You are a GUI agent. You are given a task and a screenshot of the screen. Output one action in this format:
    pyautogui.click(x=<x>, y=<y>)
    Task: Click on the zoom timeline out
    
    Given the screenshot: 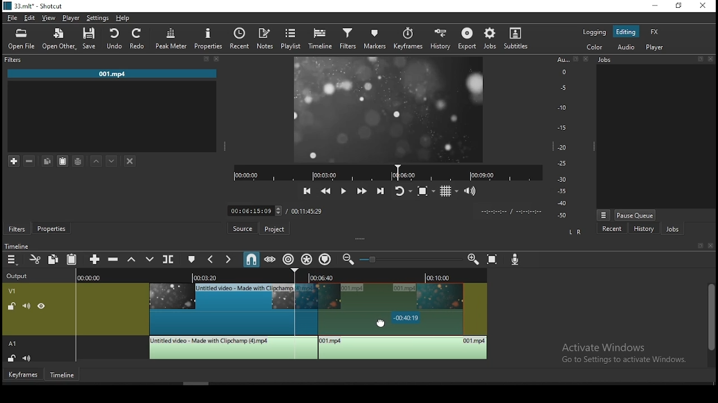 What is the action you would take?
    pyautogui.click(x=347, y=261)
    